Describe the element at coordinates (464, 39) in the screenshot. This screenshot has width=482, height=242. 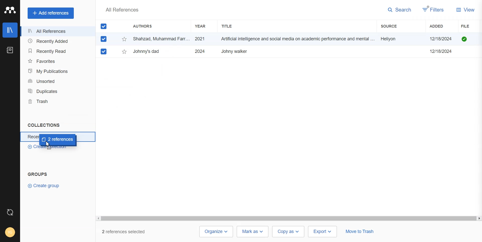
I see `file available` at that location.